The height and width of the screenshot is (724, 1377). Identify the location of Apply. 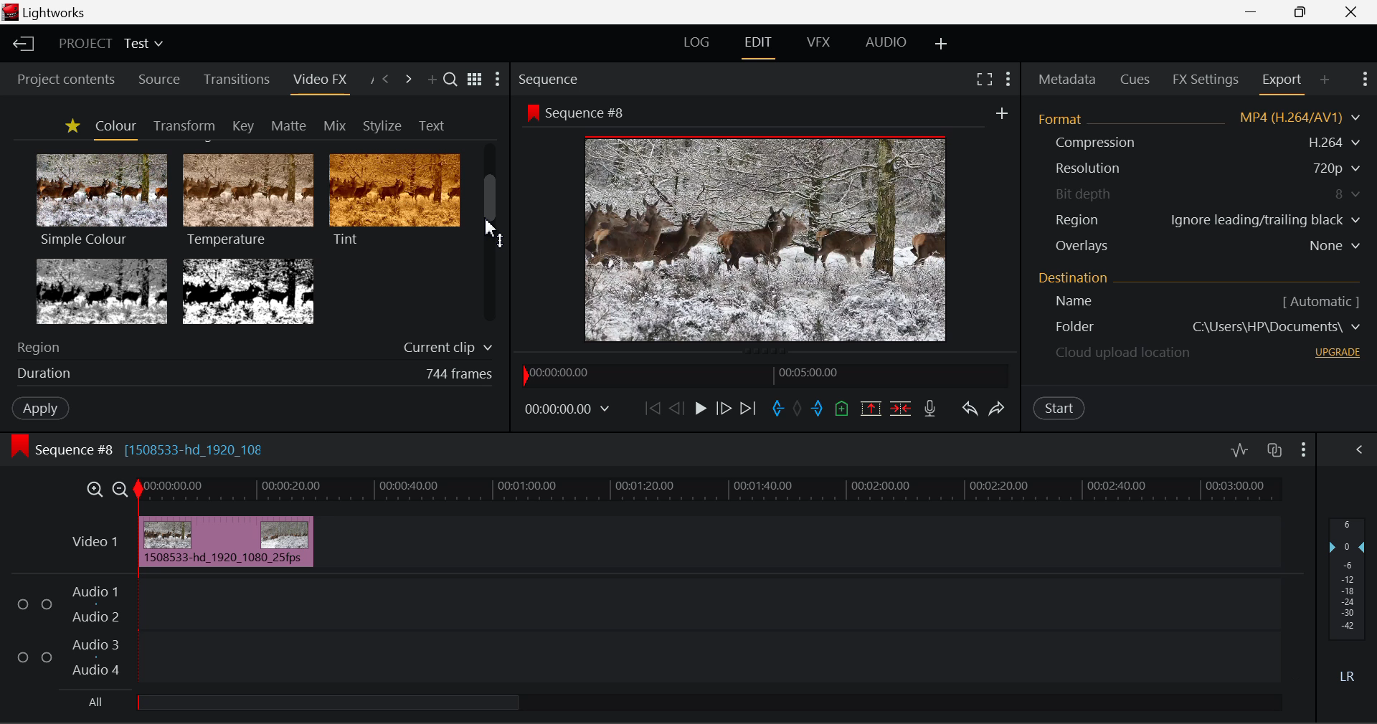
(33, 407).